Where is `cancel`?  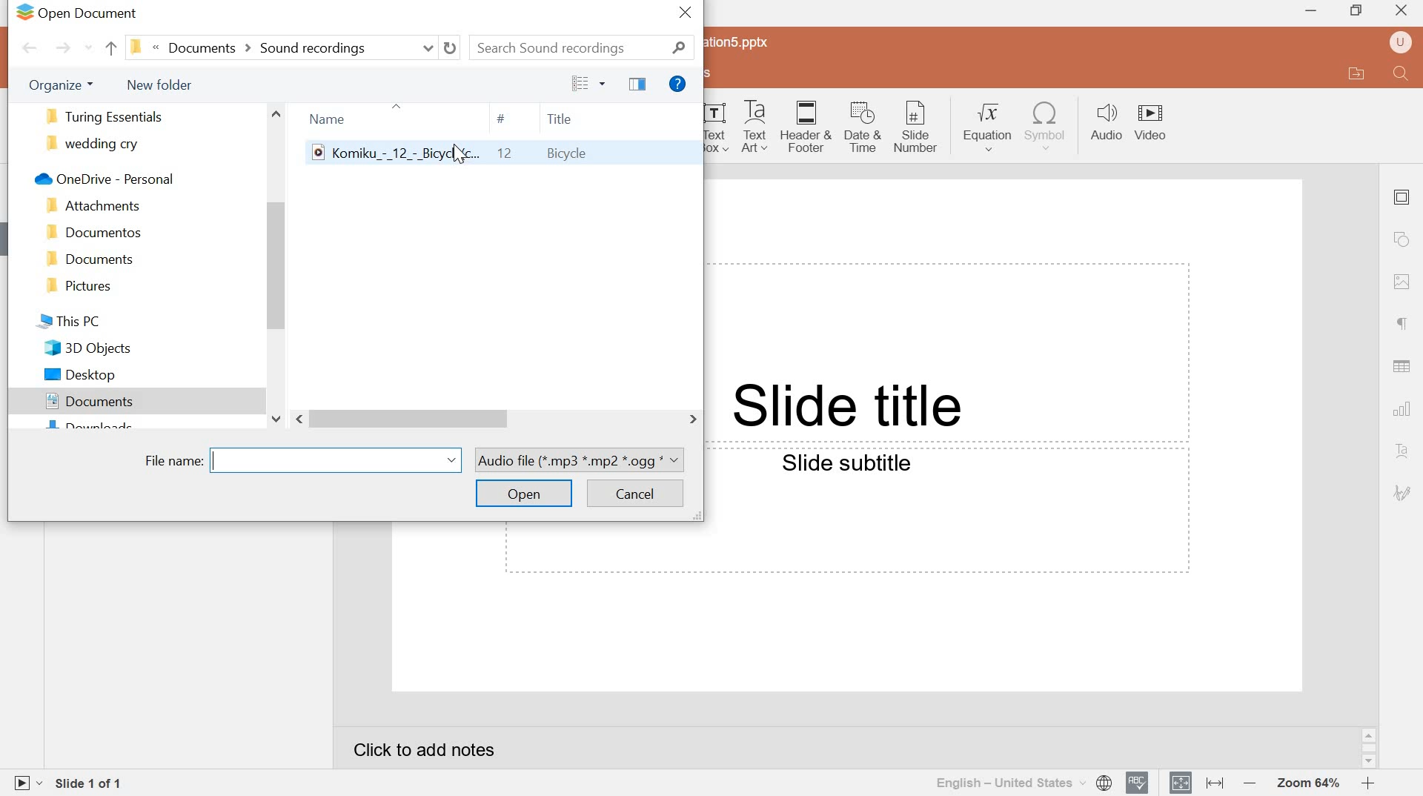 cancel is located at coordinates (635, 494).